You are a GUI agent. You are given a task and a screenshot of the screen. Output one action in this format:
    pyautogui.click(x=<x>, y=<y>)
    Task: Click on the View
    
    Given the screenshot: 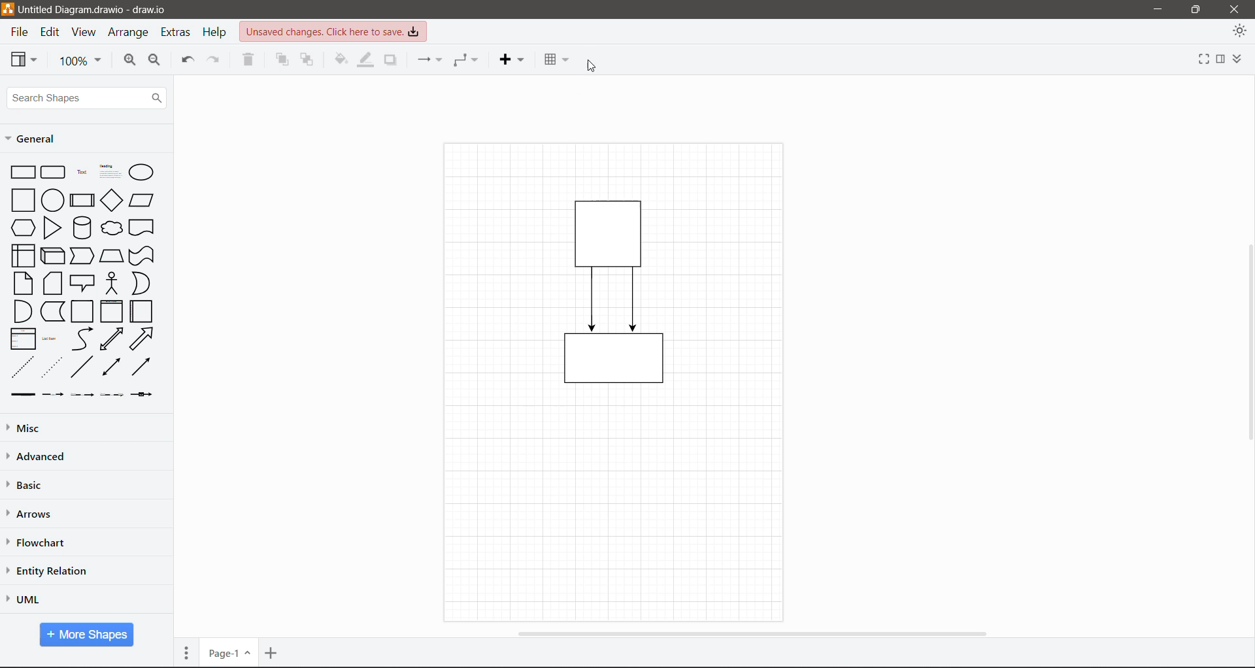 What is the action you would take?
    pyautogui.click(x=84, y=33)
    